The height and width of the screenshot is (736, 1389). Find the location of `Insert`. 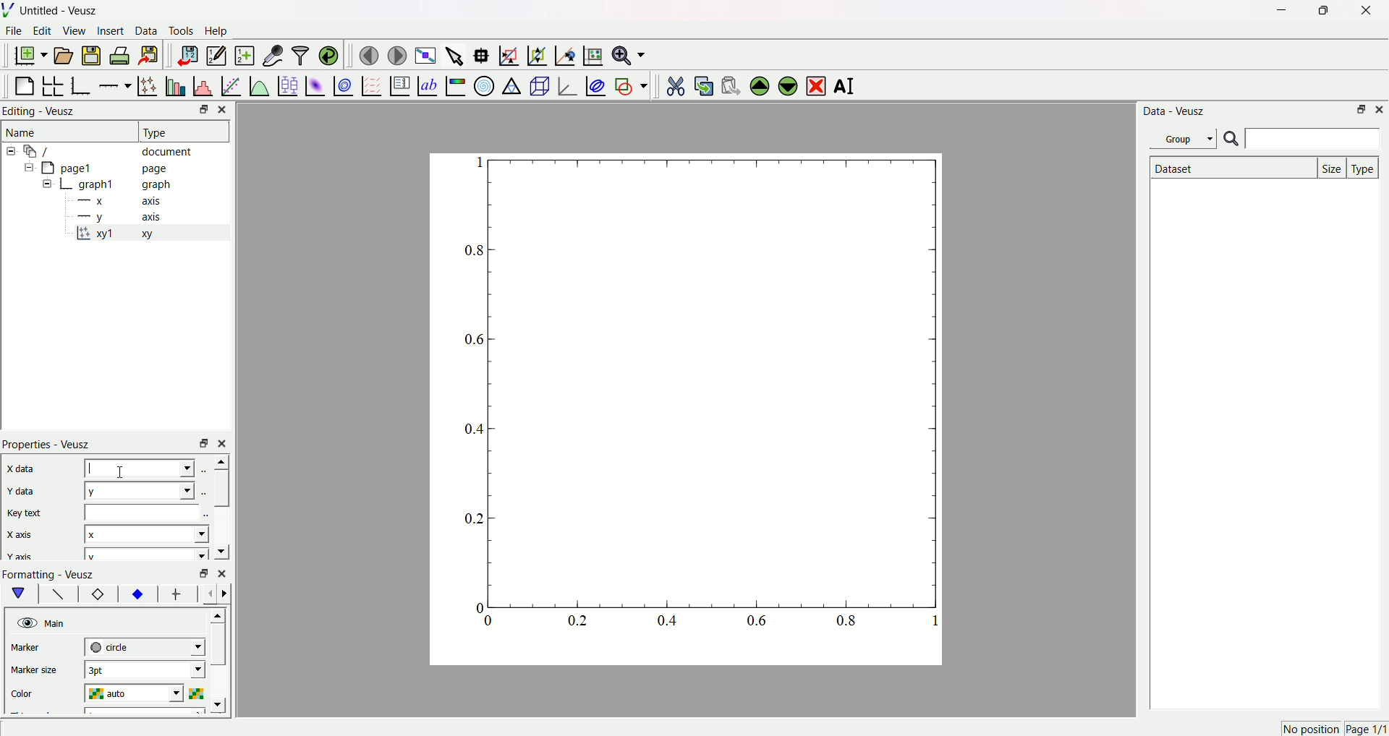

Insert is located at coordinates (111, 32).